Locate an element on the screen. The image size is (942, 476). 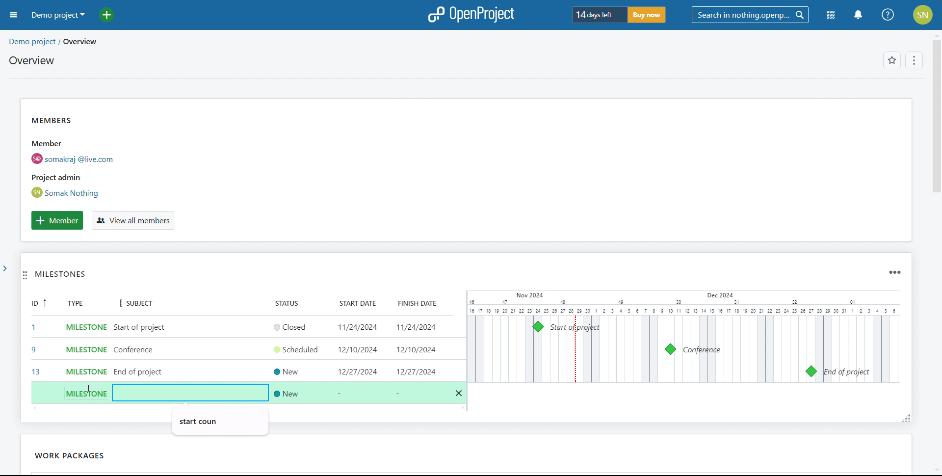
id is located at coordinates (35, 339).